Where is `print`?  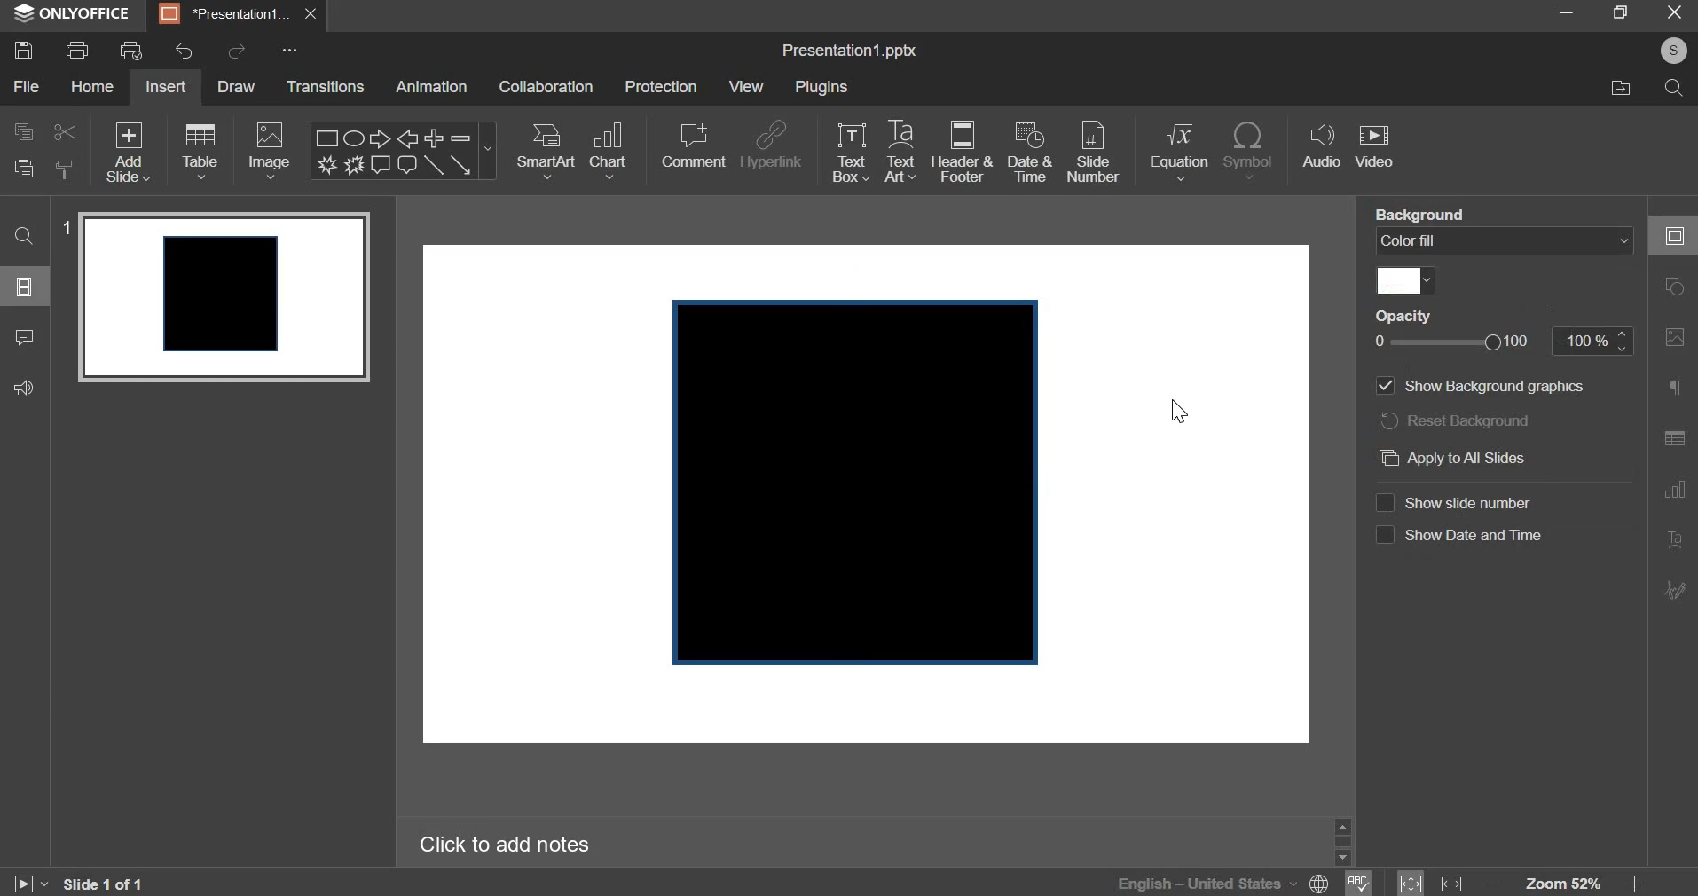
print is located at coordinates (75, 50).